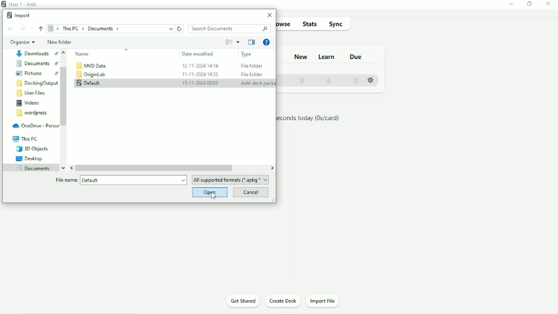  I want to click on Learn, so click(328, 57).